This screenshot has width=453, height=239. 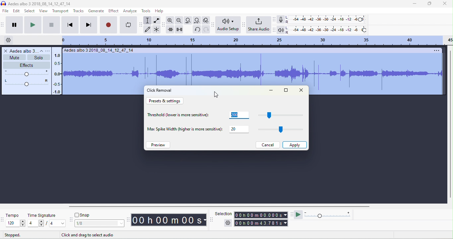 What do you see at coordinates (89, 235) in the screenshot?
I see `click to drag to select audio` at bounding box center [89, 235].